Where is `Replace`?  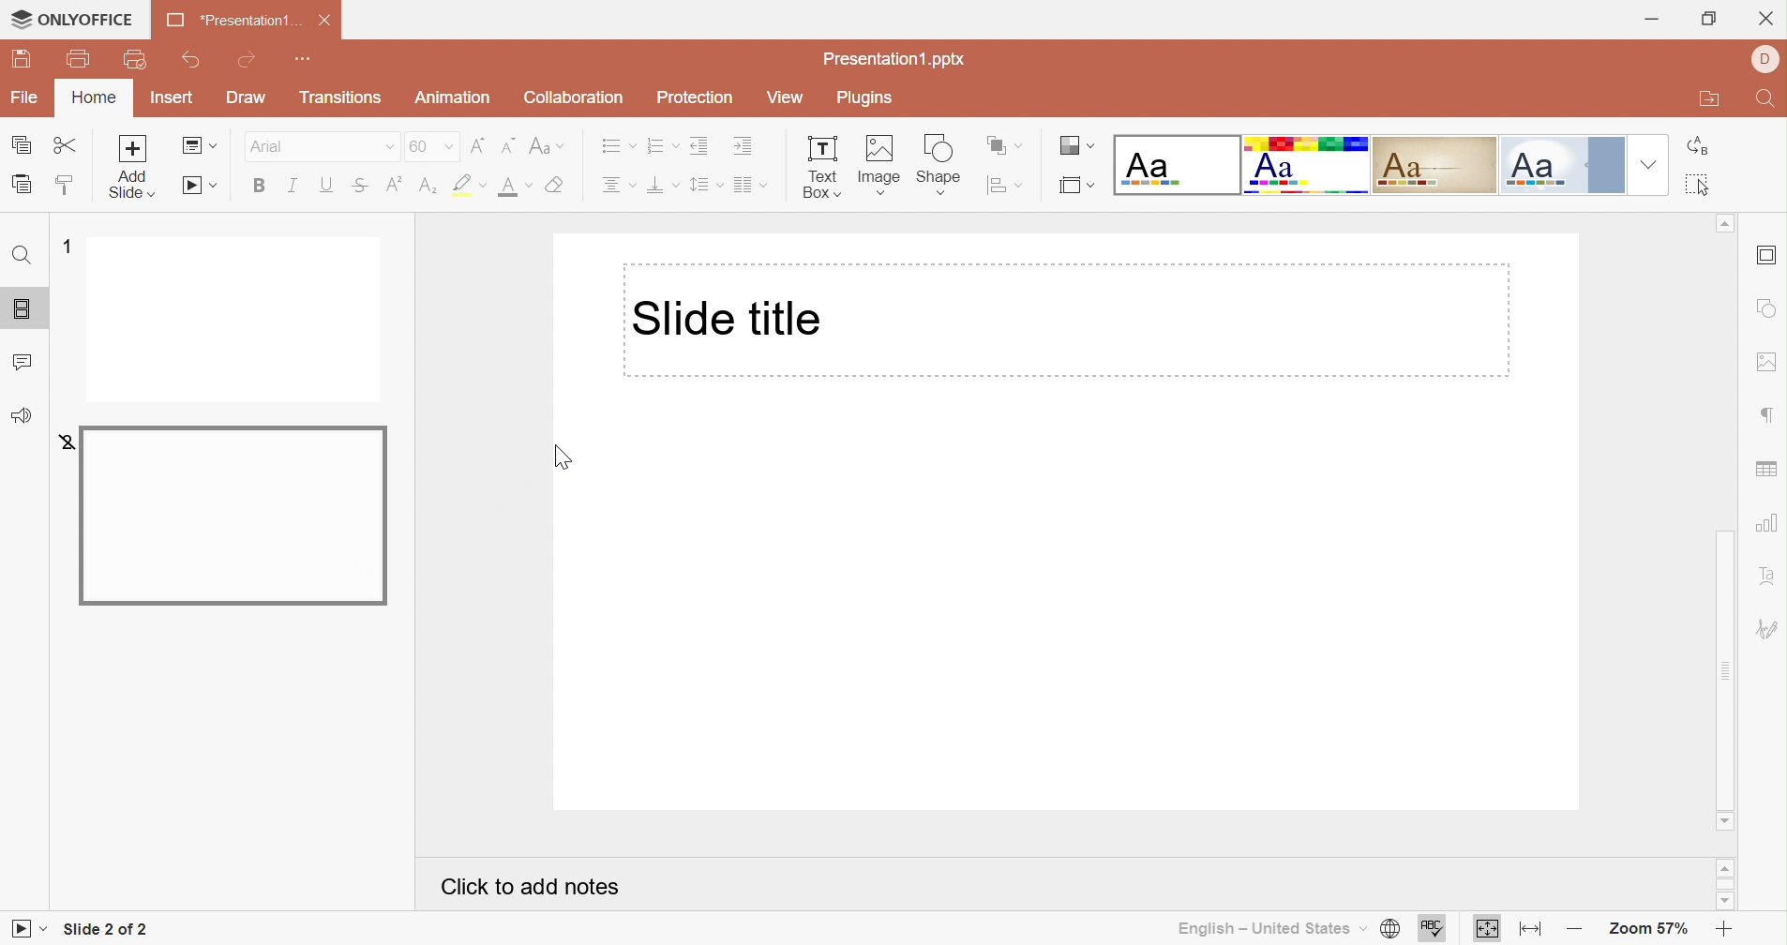 Replace is located at coordinates (1704, 148).